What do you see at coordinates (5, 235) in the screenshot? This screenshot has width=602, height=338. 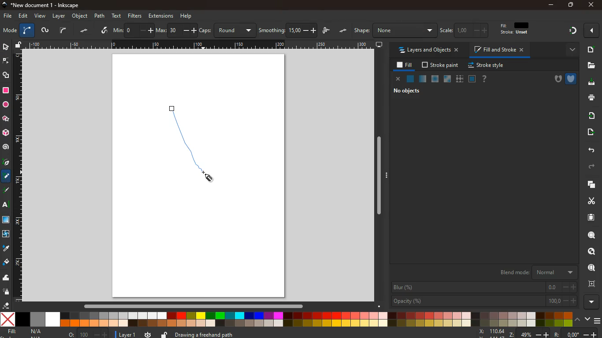 I see `twist` at bounding box center [5, 235].